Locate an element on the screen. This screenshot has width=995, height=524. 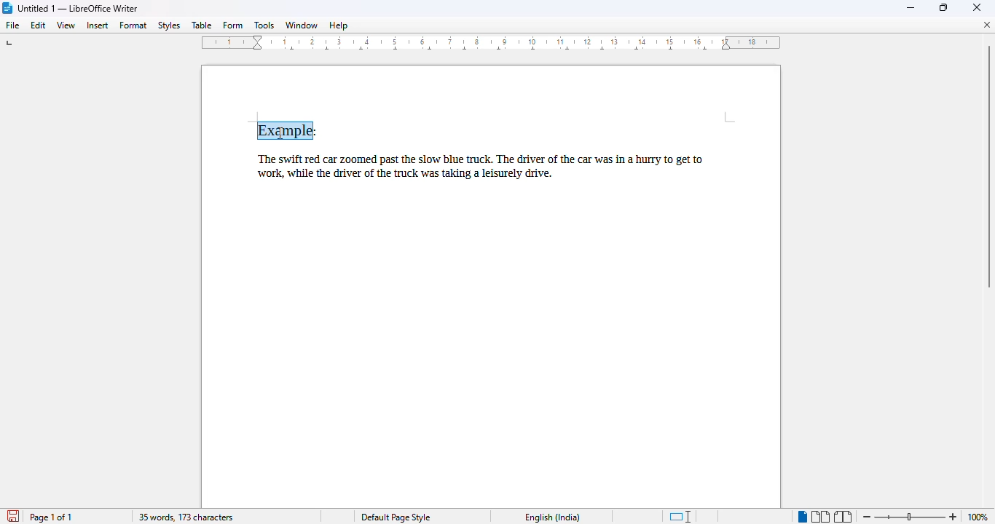
Zoom in is located at coordinates (954, 515).